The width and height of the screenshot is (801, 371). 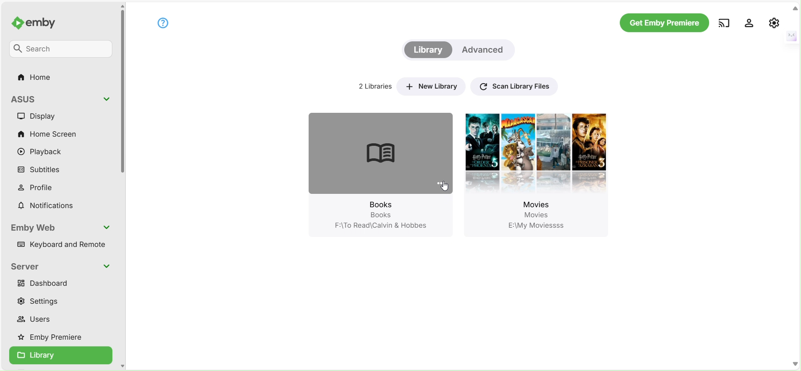 I want to click on Library View in Open, so click(x=61, y=356).